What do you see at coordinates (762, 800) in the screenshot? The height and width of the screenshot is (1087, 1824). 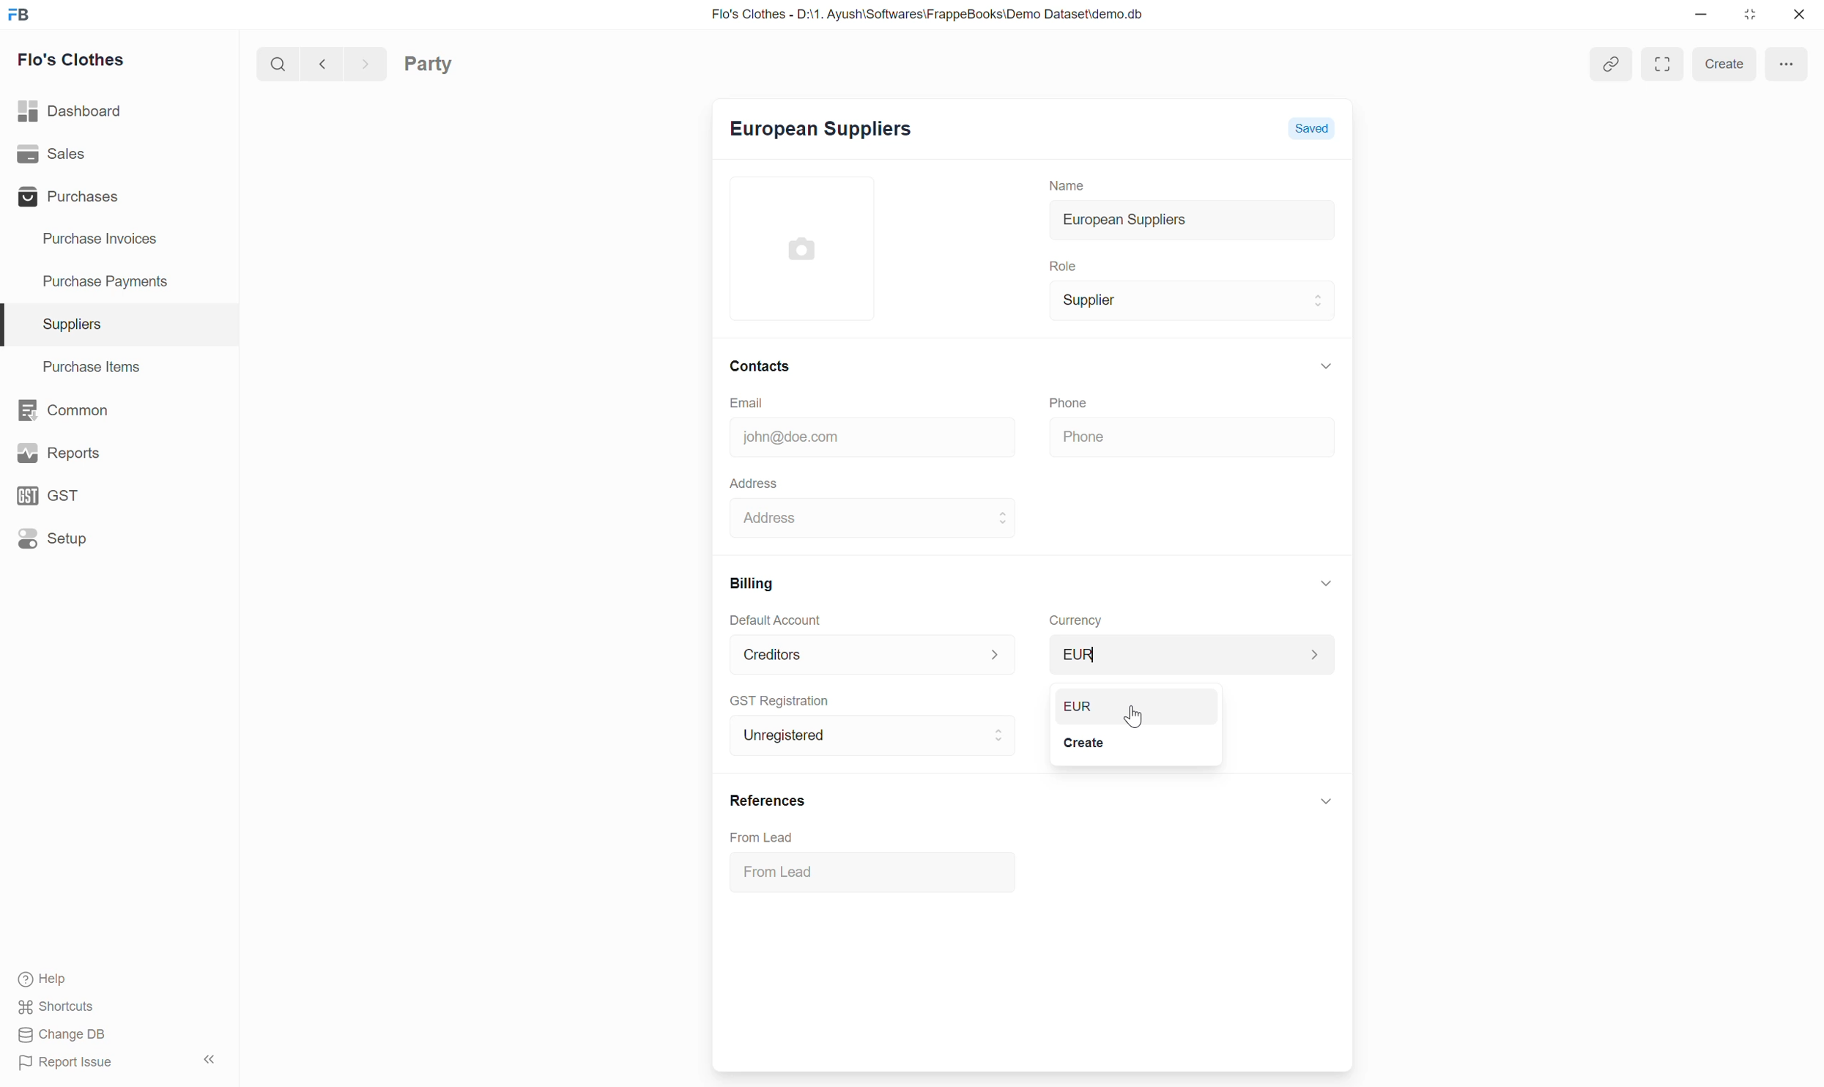 I see `References` at bounding box center [762, 800].